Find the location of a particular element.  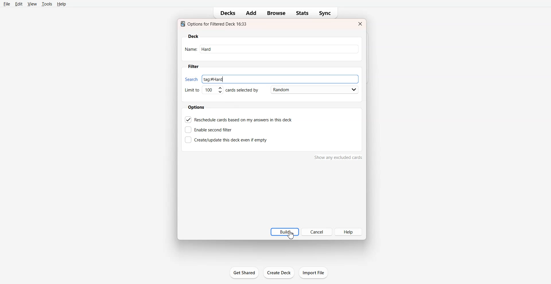

get shared is located at coordinates (245, 273).